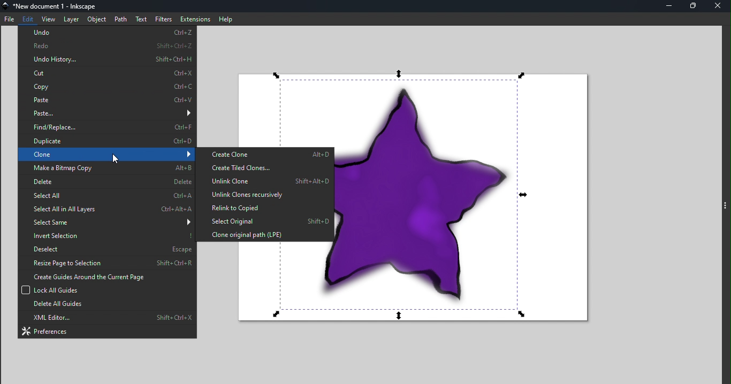 The width and height of the screenshot is (731, 384). Describe the element at coordinates (105, 209) in the screenshot. I see `Select all in all layers` at that location.